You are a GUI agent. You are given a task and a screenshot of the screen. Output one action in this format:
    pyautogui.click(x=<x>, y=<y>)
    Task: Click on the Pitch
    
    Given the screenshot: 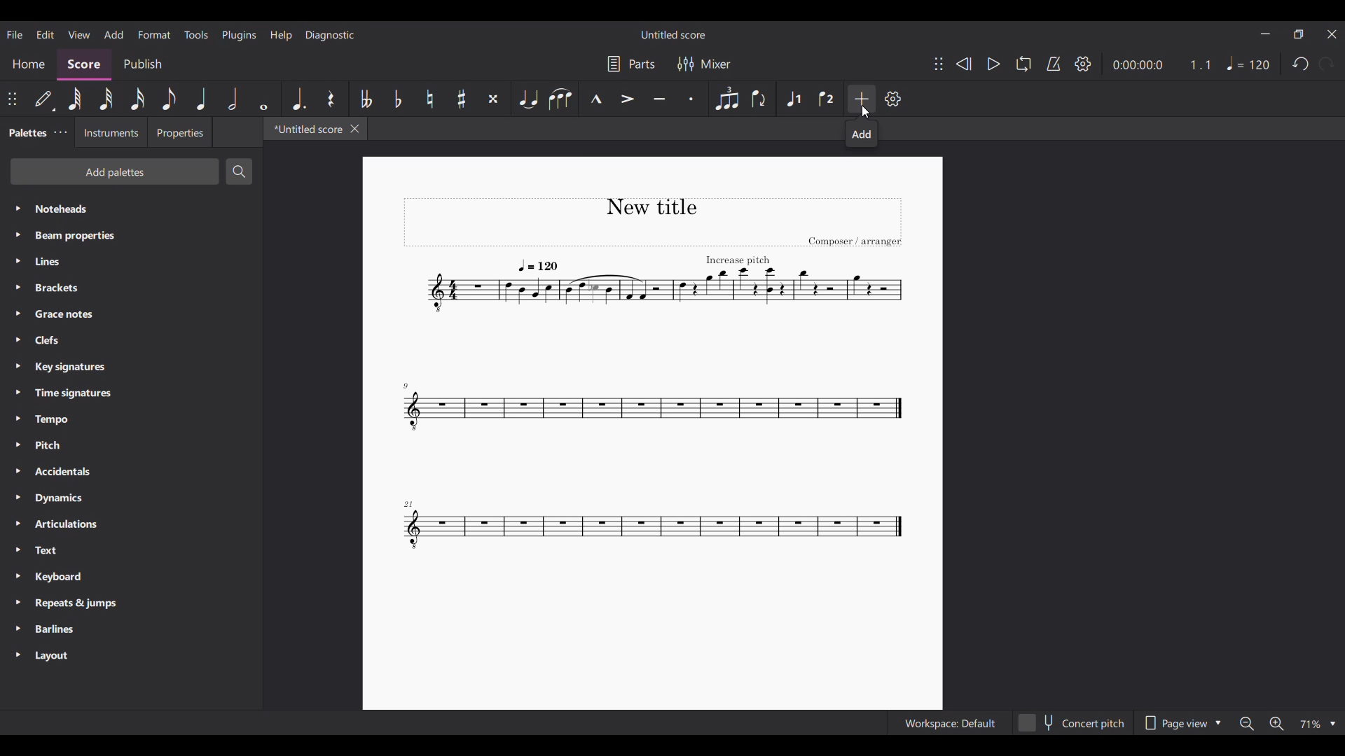 What is the action you would take?
    pyautogui.click(x=131, y=445)
    